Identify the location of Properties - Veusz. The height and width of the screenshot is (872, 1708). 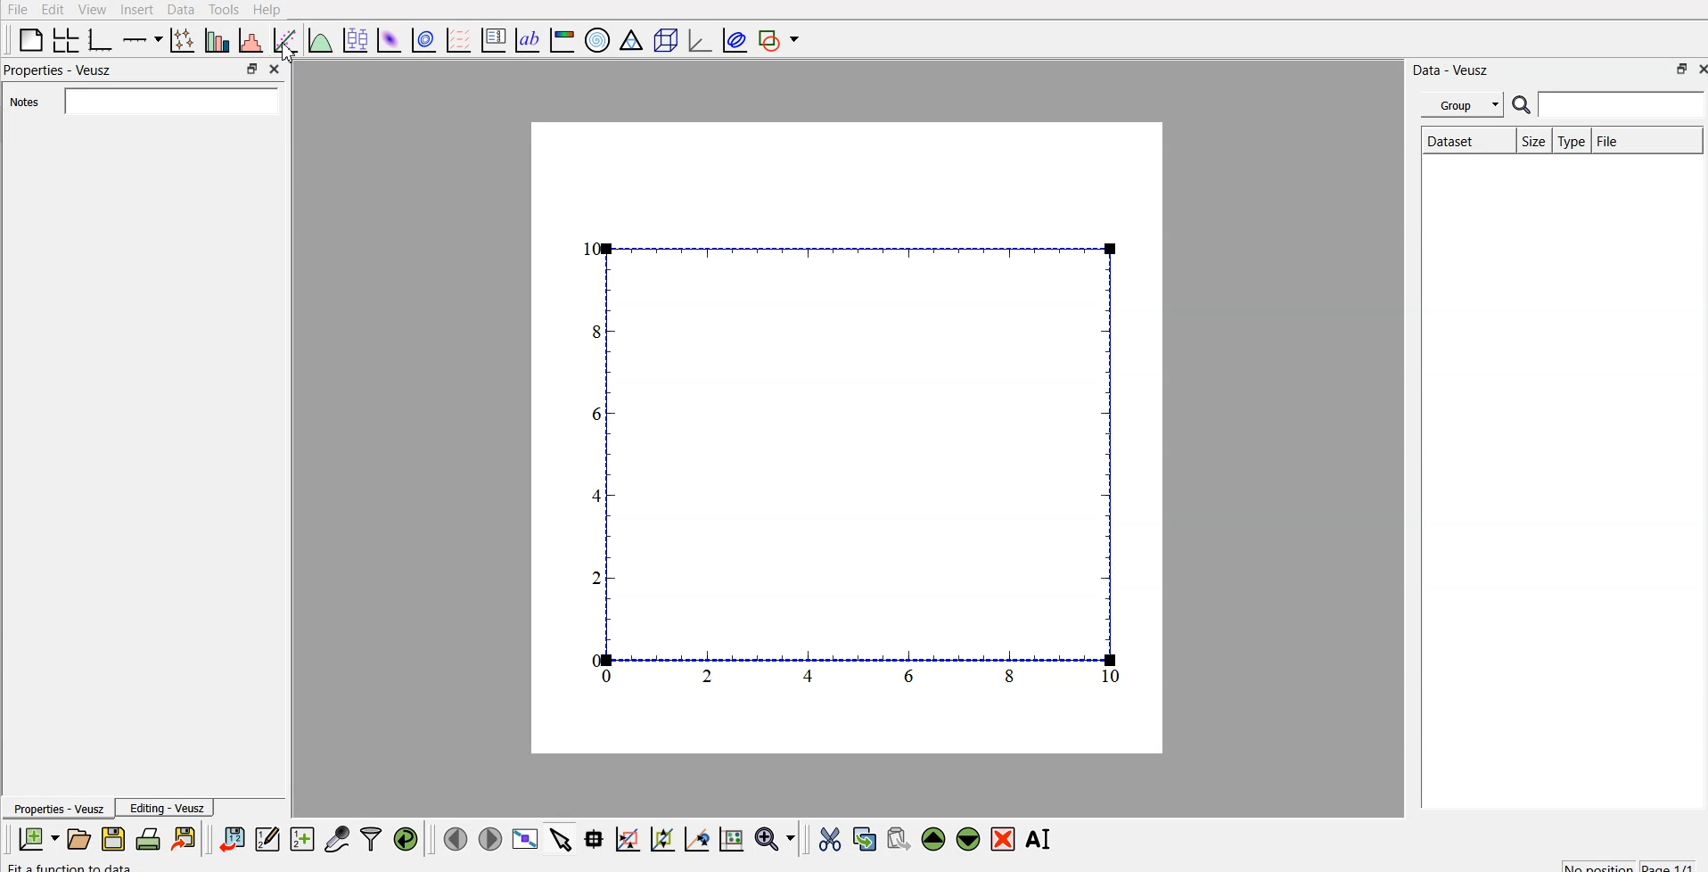
(62, 71).